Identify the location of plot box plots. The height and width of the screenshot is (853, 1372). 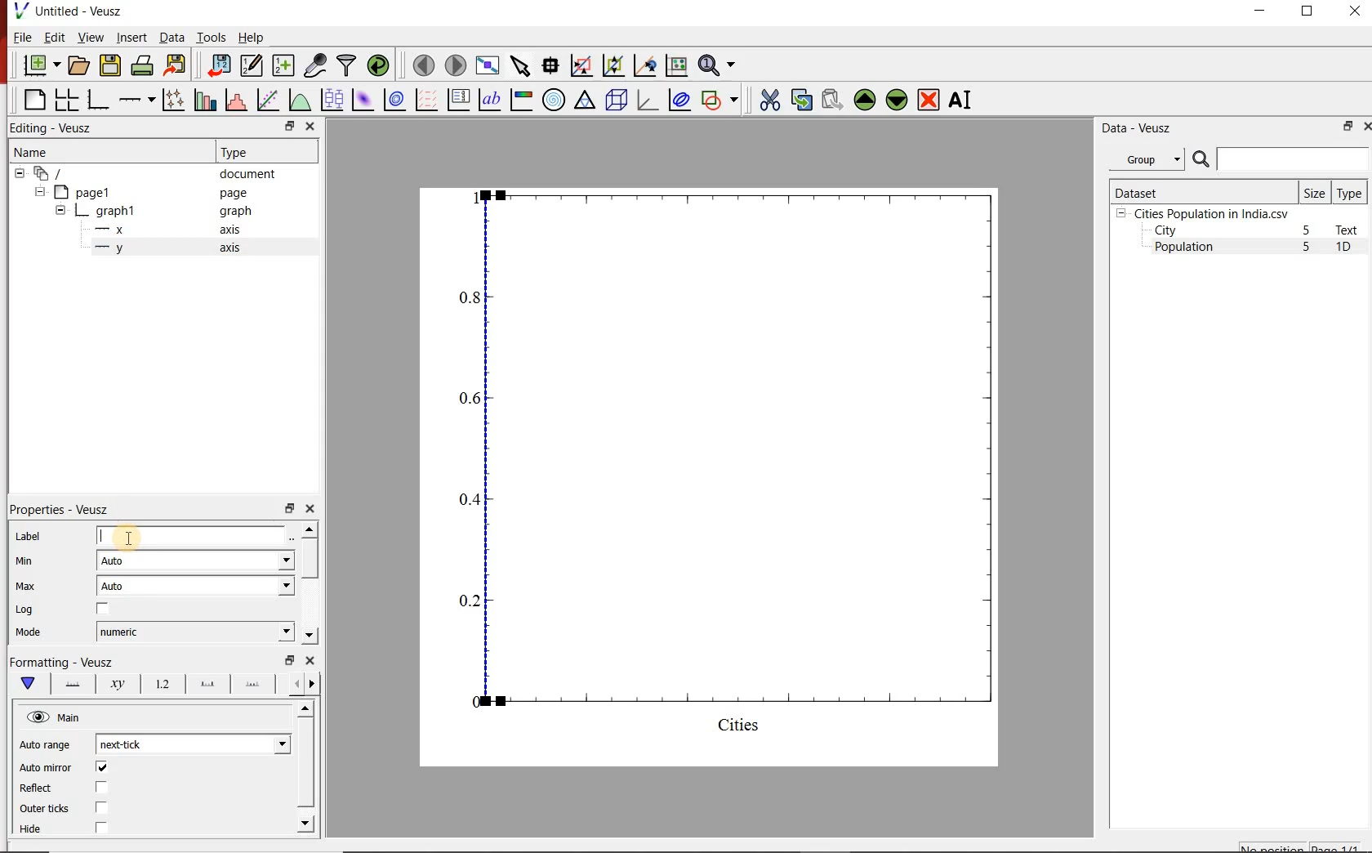
(331, 99).